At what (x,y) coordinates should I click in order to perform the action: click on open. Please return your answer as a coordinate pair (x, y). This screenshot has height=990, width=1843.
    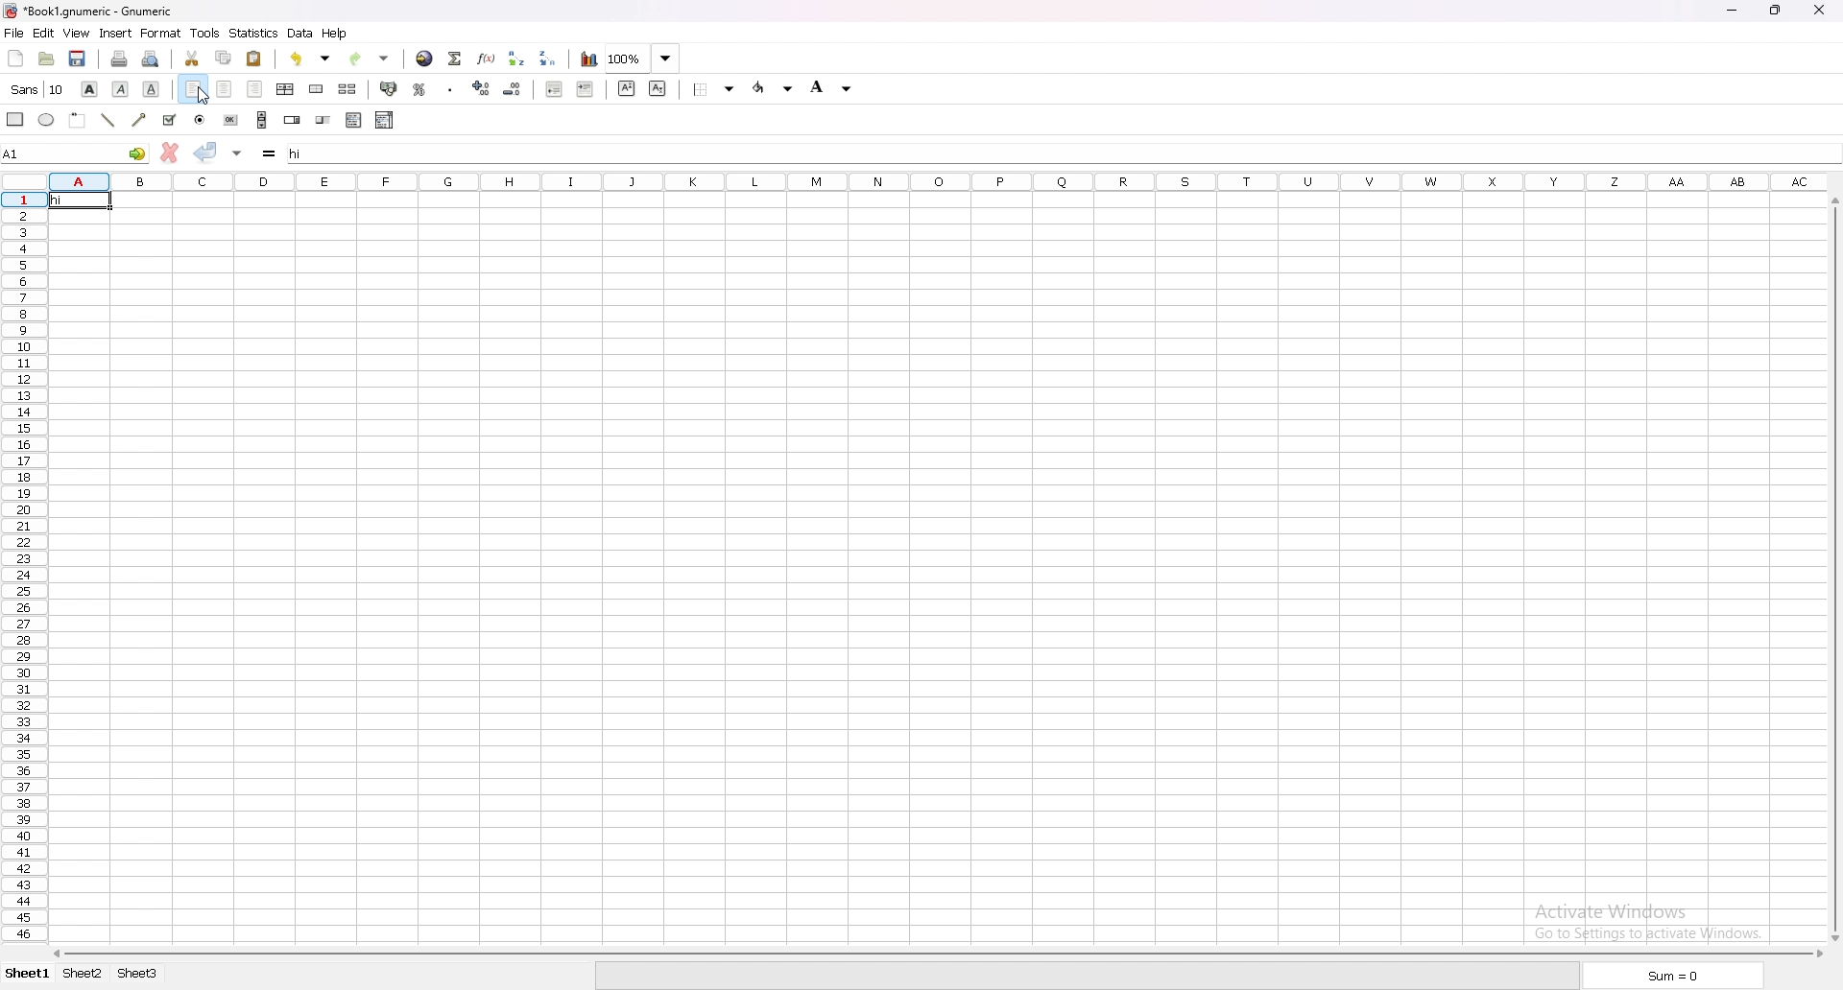
    Looking at the image, I should click on (47, 59).